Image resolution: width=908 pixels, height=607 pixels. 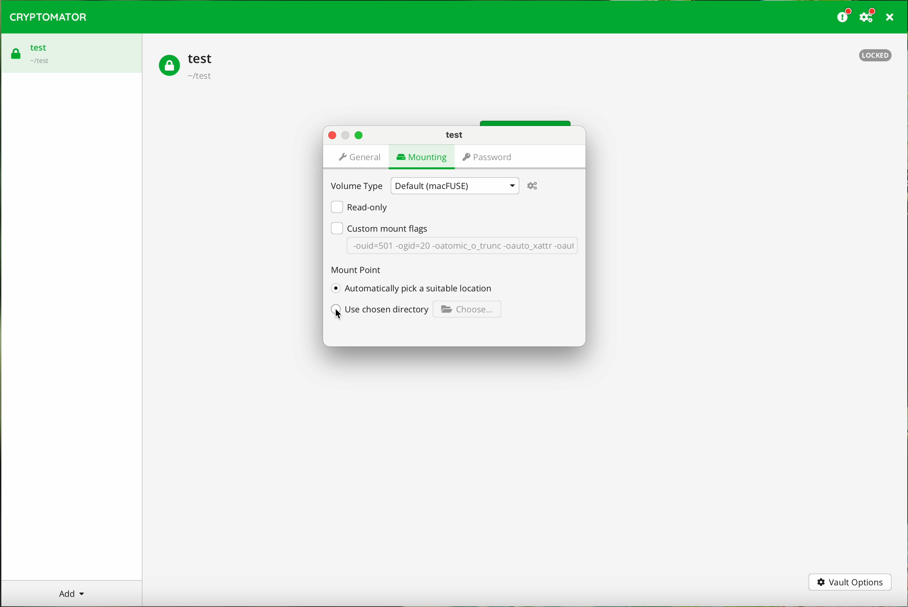 I want to click on cursor, so click(x=339, y=313).